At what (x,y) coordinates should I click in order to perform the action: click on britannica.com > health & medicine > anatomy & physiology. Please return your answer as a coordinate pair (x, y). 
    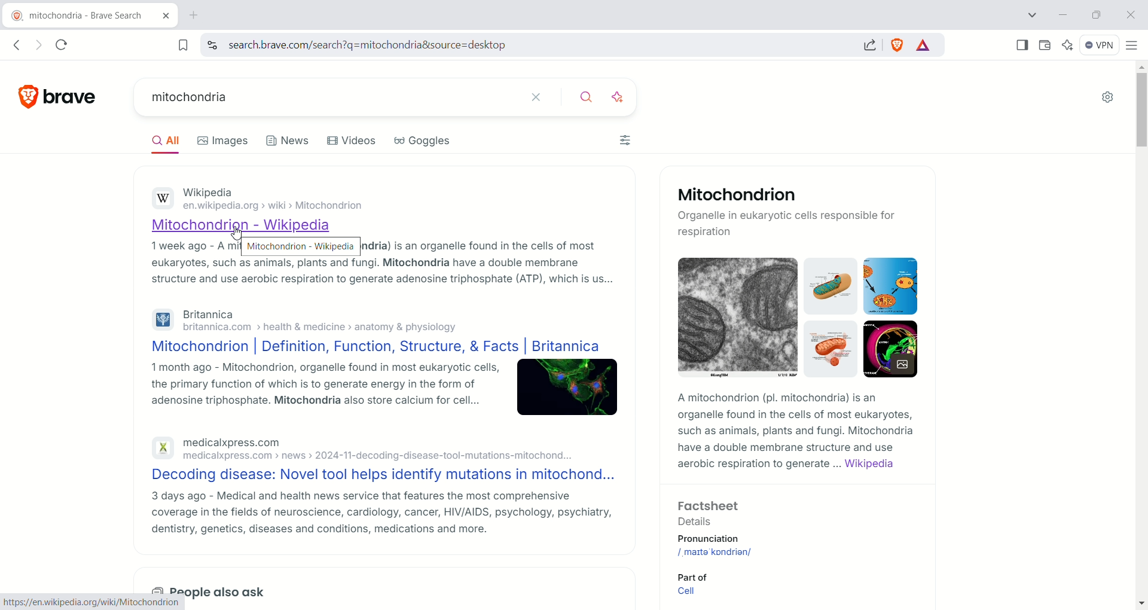
    Looking at the image, I should click on (321, 327).